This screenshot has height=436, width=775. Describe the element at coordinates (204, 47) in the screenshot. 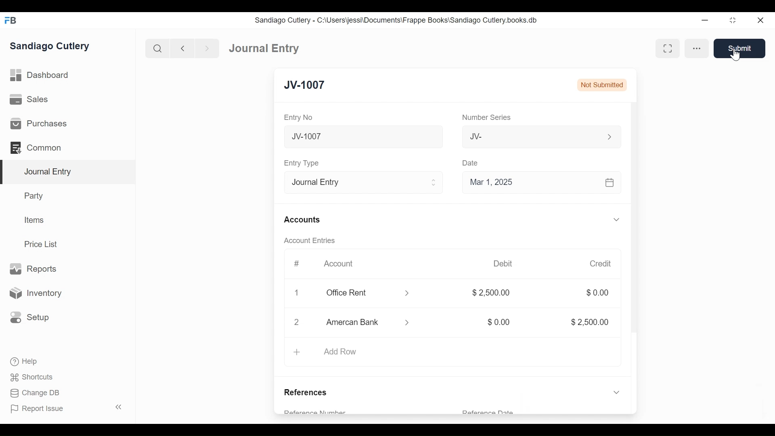

I see `next` at that location.